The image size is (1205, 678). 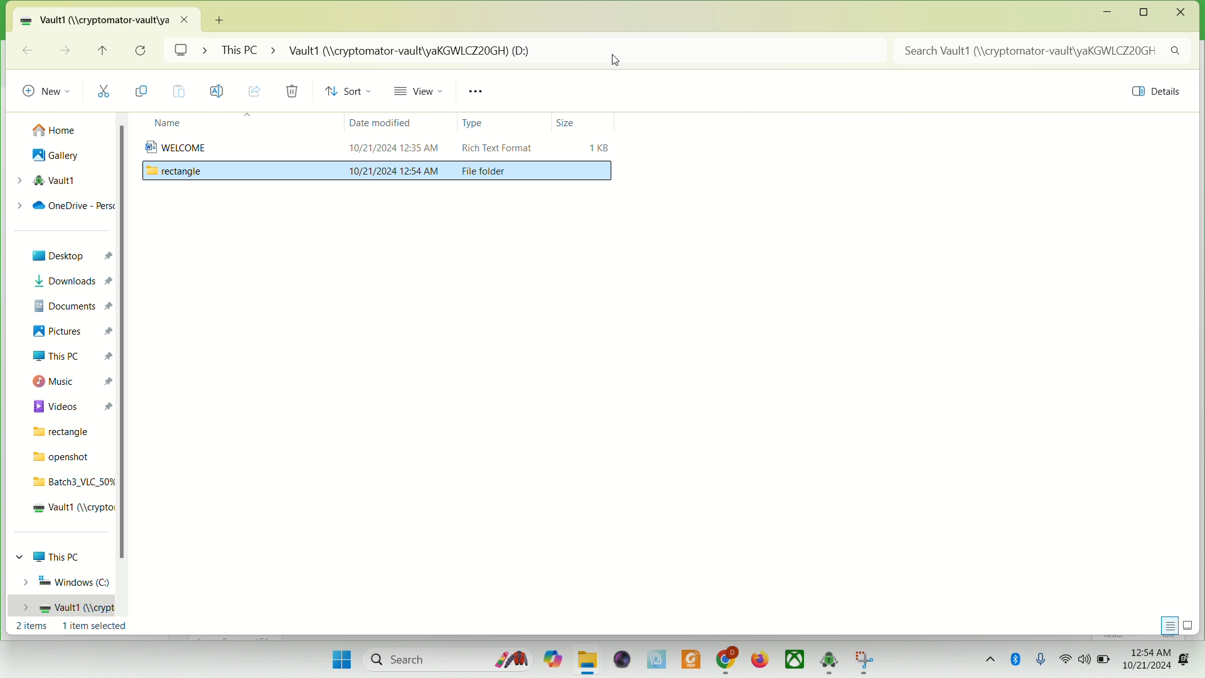 I want to click on microphone, so click(x=1044, y=659).